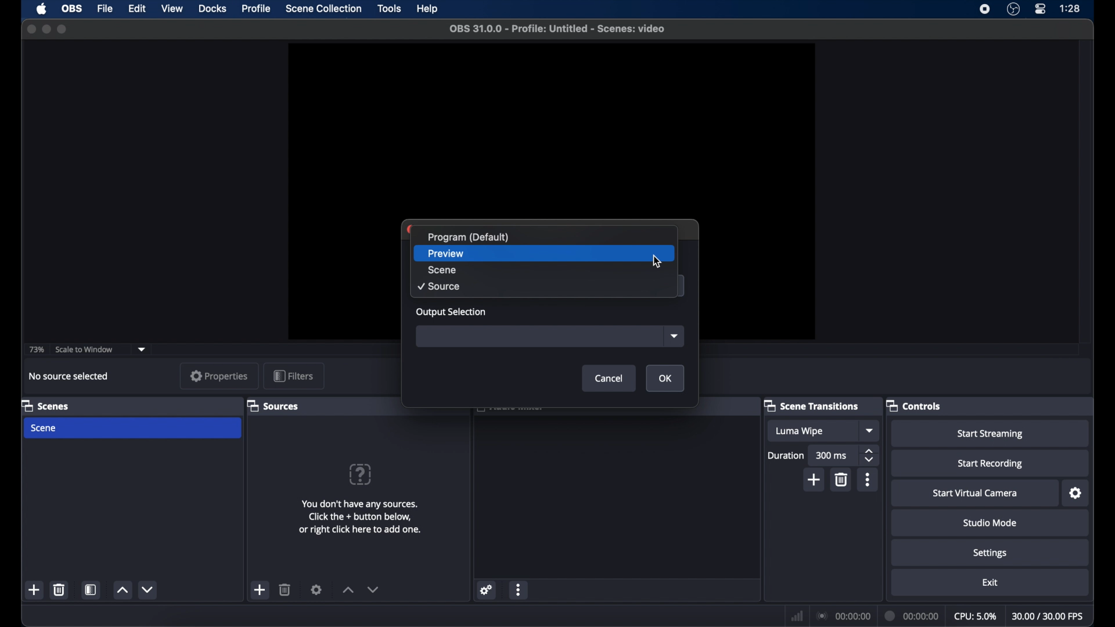 Image resolution: width=1115 pixels, height=627 pixels. Describe the element at coordinates (541, 337) in the screenshot. I see `Input box` at that location.